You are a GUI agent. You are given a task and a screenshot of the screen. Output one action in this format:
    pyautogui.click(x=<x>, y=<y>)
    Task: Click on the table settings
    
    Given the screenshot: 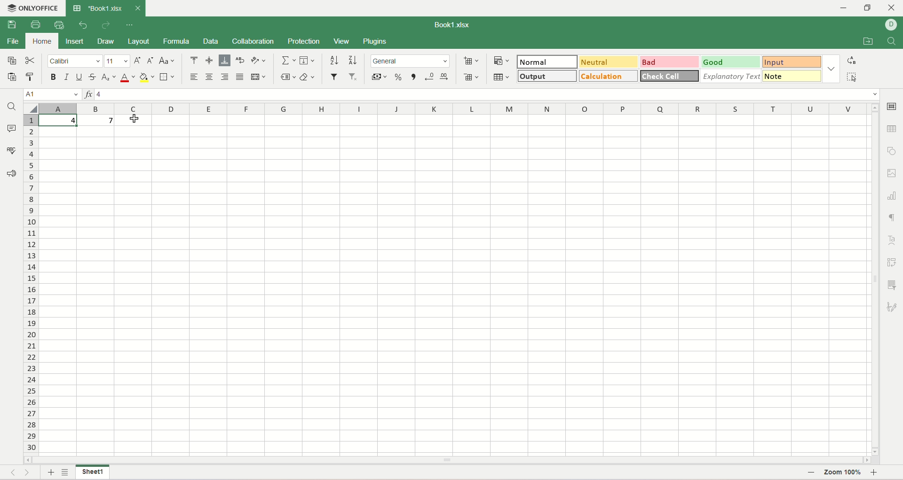 What is the action you would take?
    pyautogui.click(x=892, y=132)
    